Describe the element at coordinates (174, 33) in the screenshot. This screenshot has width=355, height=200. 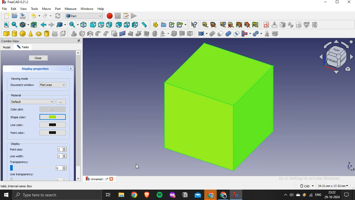
I see `thickness` at that location.